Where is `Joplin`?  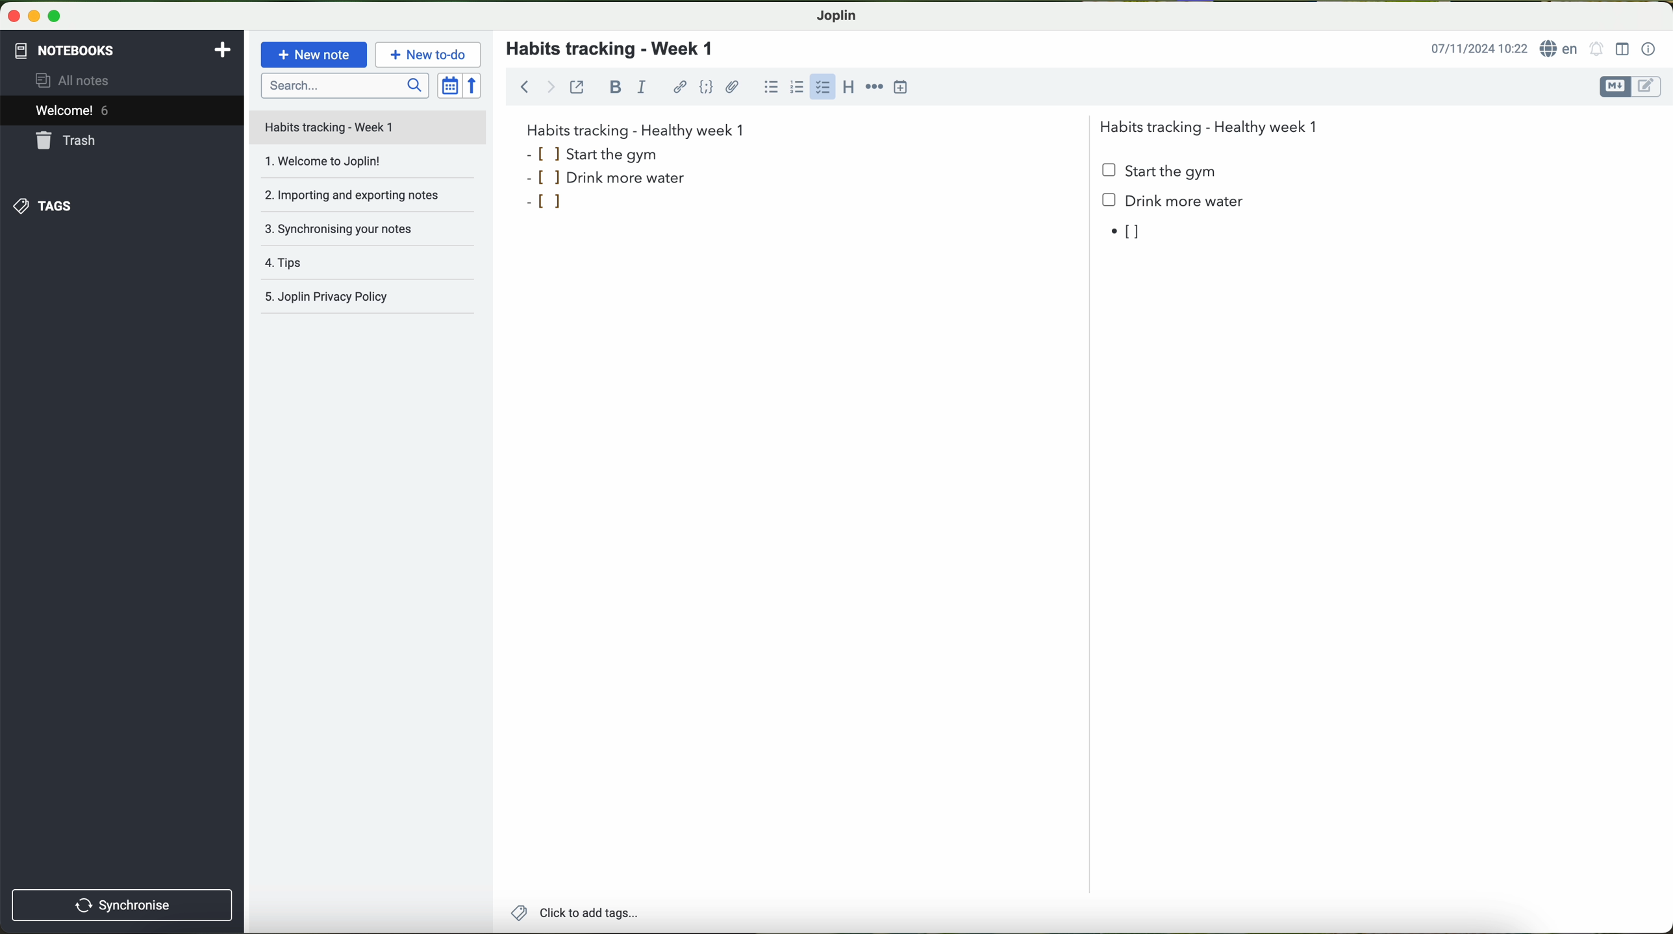 Joplin is located at coordinates (835, 16).